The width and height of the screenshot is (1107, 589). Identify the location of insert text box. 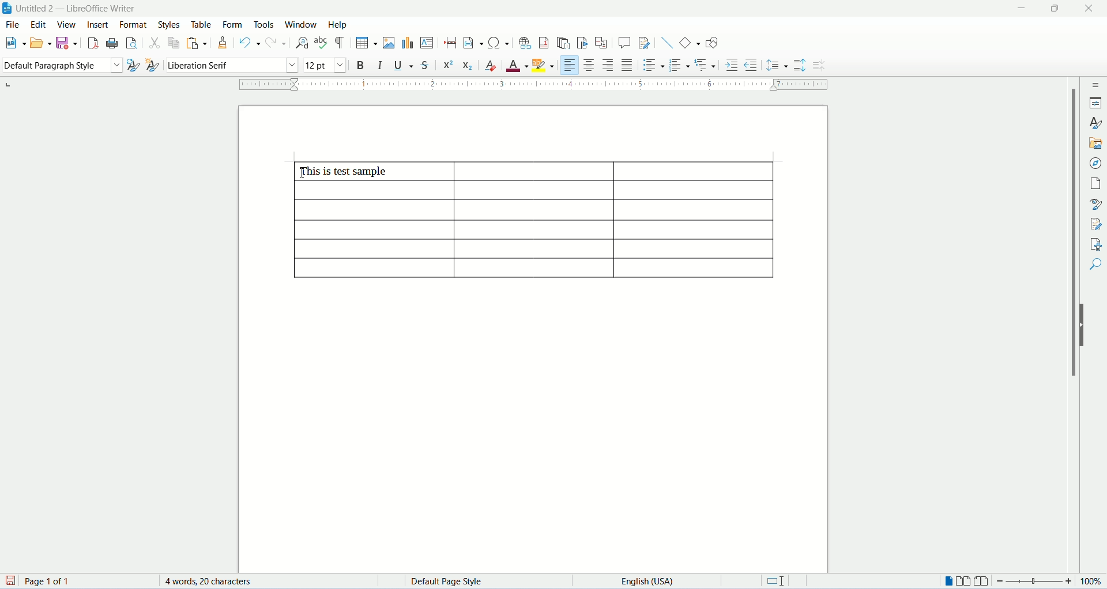
(427, 43).